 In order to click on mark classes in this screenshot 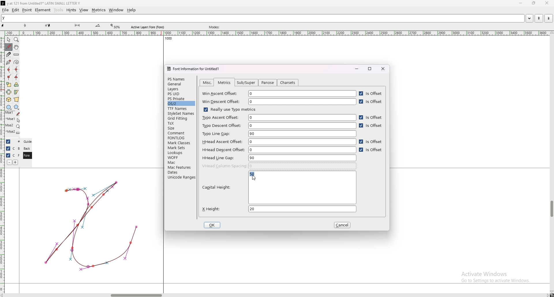, I will do `click(180, 143)`.